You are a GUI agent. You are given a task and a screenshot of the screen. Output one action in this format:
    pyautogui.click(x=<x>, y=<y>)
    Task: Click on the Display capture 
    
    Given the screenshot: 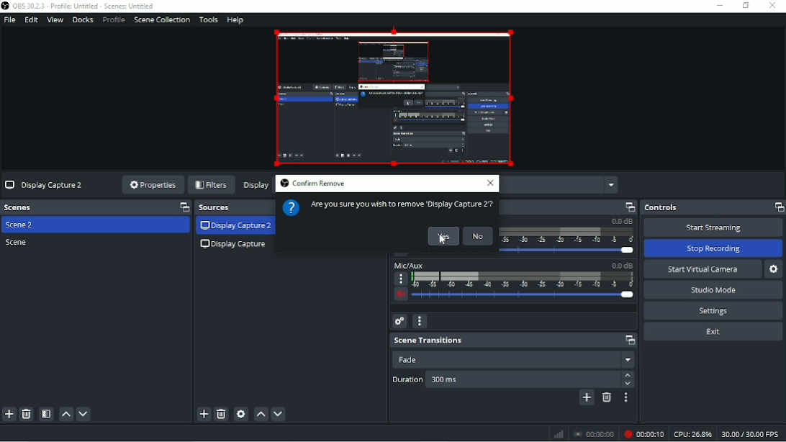 What is the action you would take?
    pyautogui.click(x=235, y=245)
    